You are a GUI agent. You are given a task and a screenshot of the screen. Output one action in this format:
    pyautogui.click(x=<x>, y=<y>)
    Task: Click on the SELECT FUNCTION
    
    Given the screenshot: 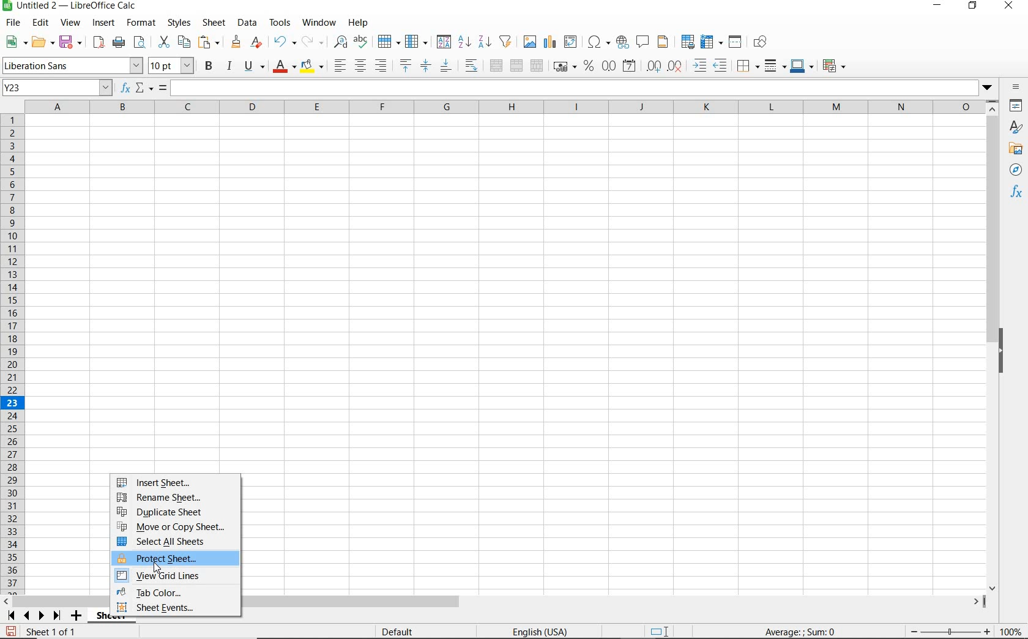 What is the action you would take?
    pyautogui.click(x=144, y=89)
    